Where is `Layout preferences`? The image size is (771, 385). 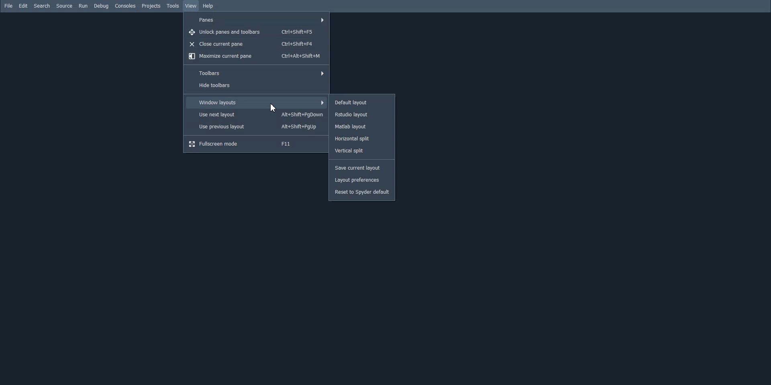
Layout preferences is located at coordinates (362, 180).